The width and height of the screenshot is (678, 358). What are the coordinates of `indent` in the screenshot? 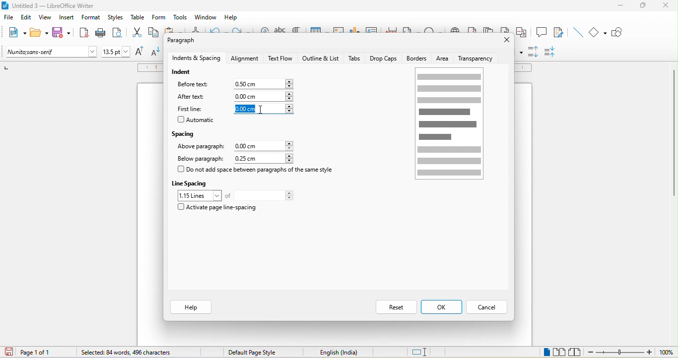 It's located at (184, 73).